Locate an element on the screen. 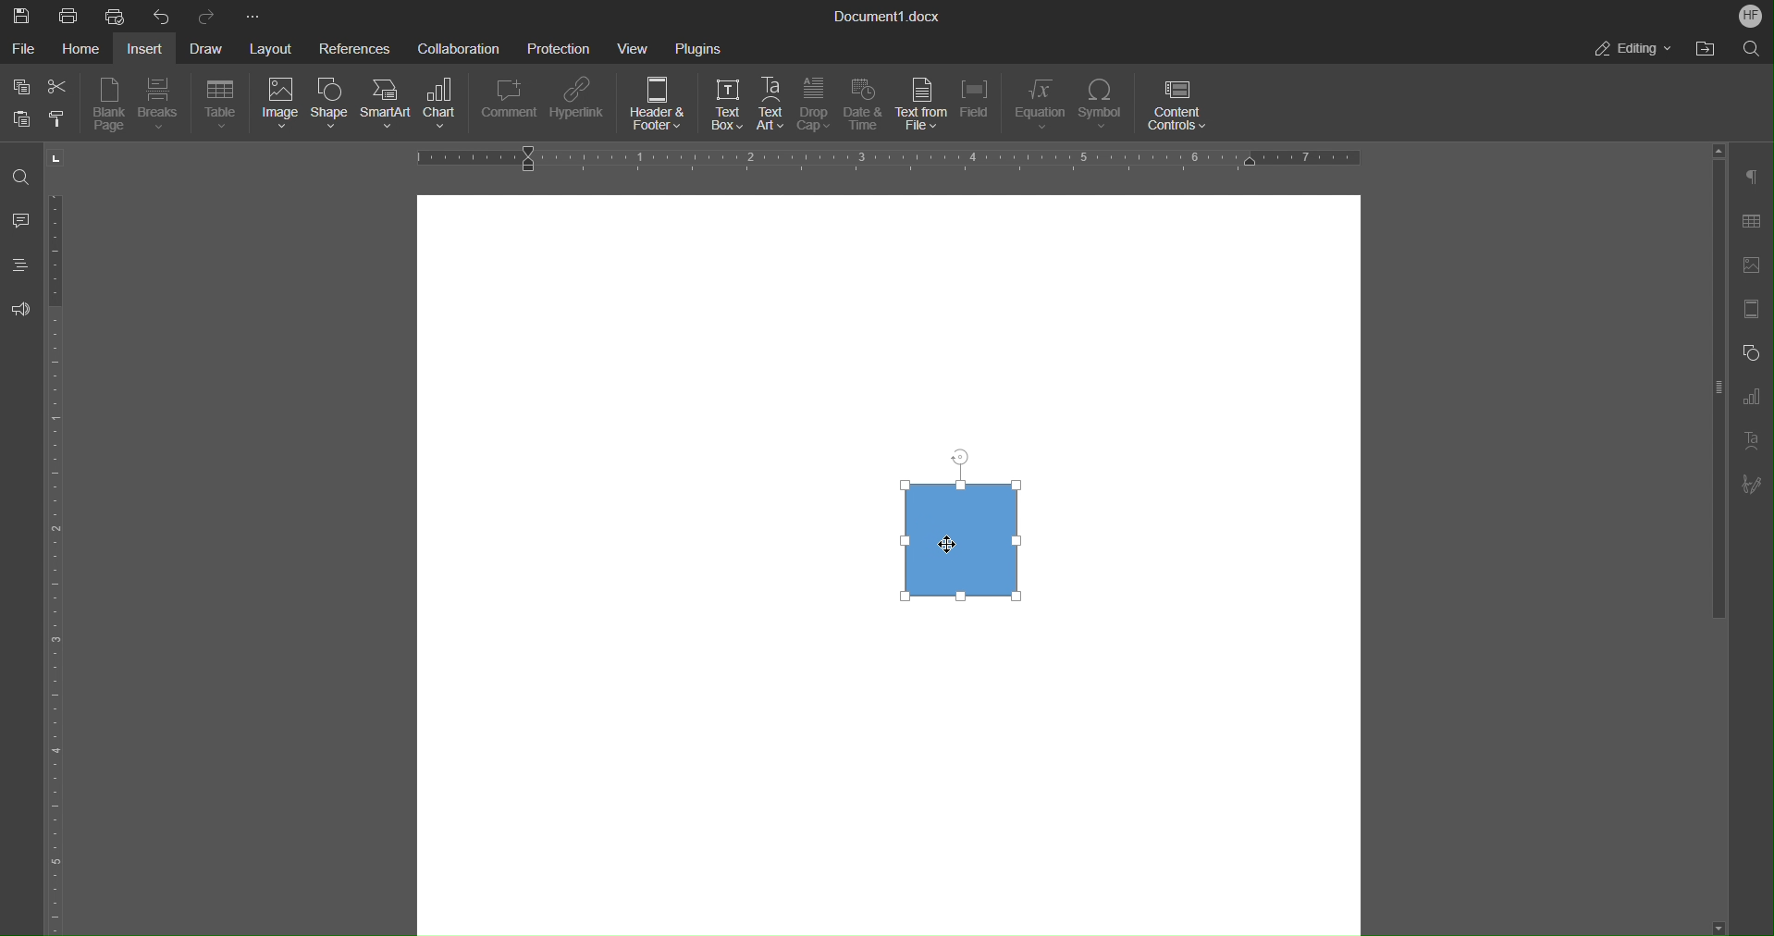 This screenshot has width=1774, height=936. Headings is located at coordinates (23, 269).